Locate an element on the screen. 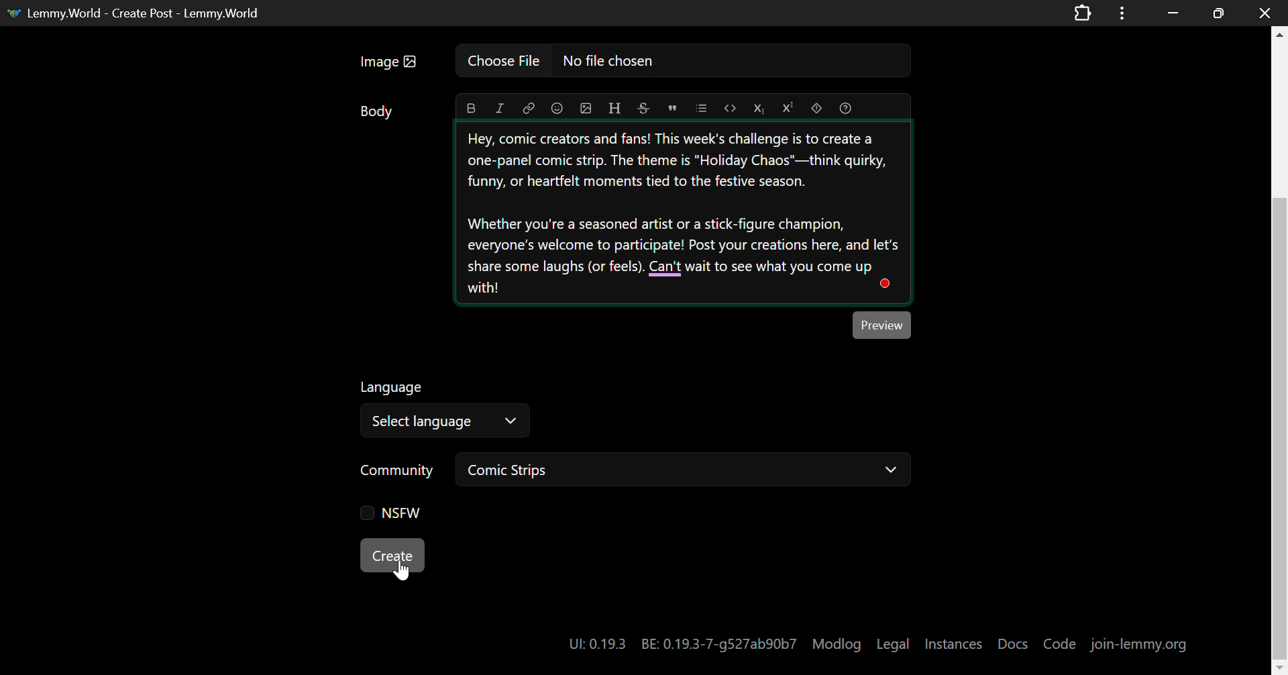 The image size is (1288, 675). Code is located at coordinates (1061, 643).